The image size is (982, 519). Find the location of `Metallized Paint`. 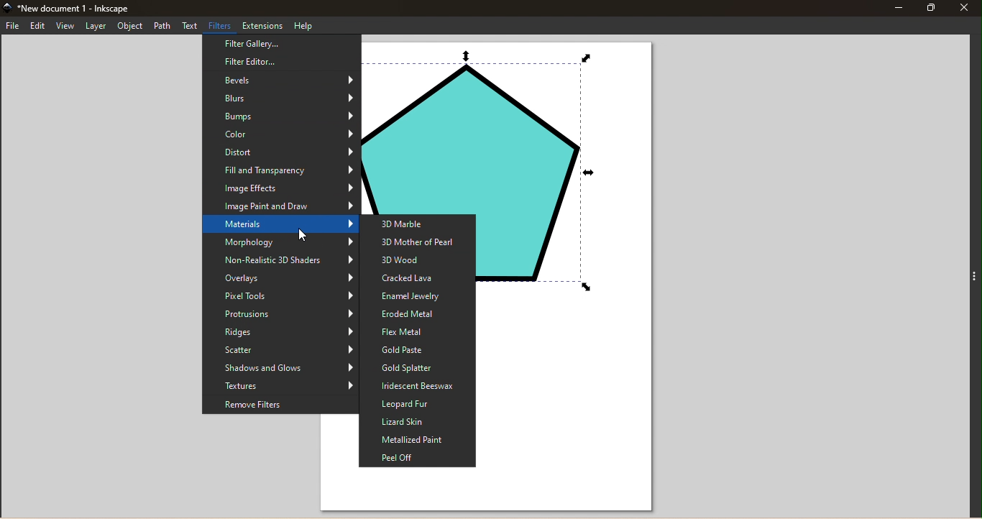

Metallized Paint is located at coordinates (418, 440).